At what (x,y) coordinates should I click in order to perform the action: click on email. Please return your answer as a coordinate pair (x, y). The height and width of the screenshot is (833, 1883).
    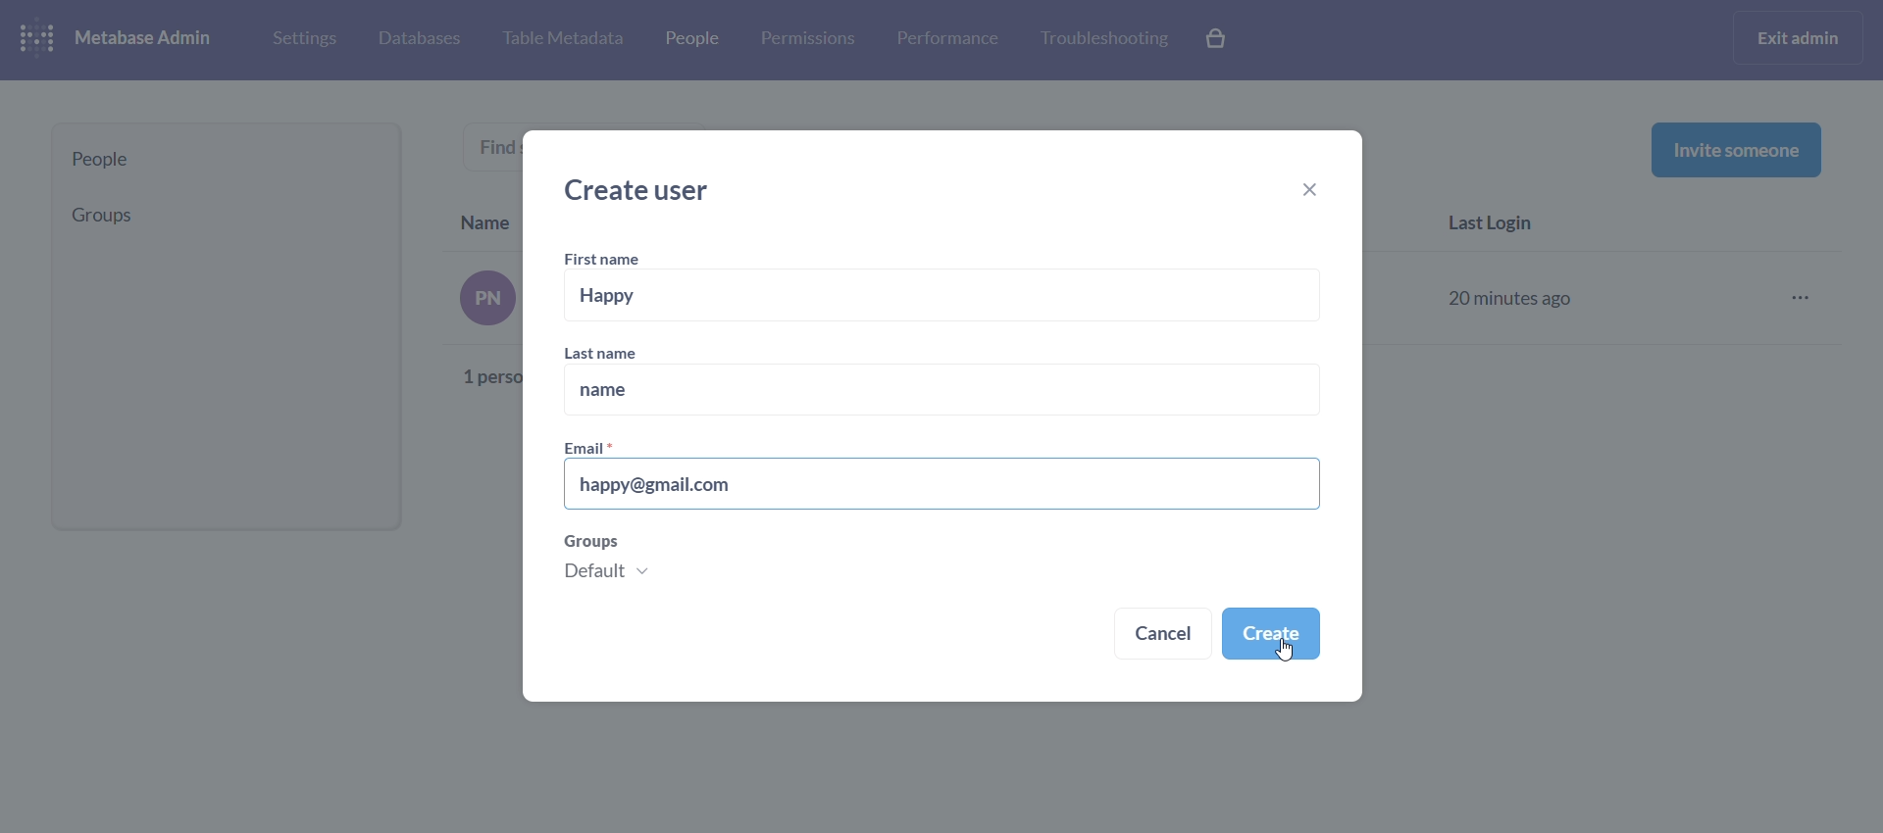
    Looking at the image, I should click on (594, 448).